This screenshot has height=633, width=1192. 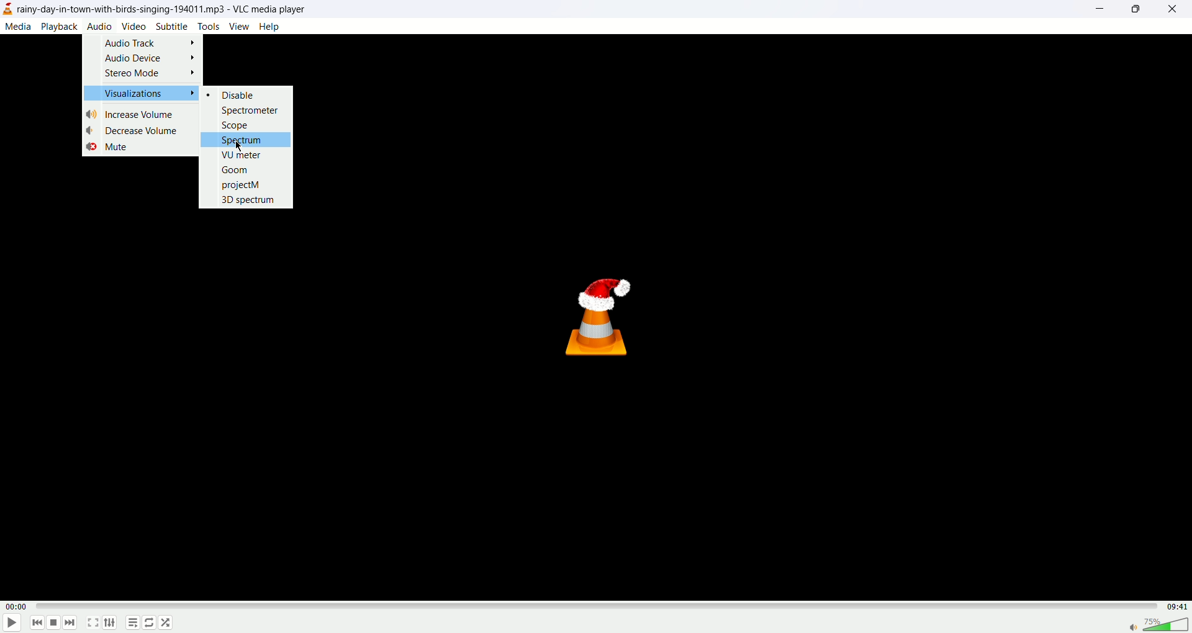 What do you see at coordinates (594, 608) in the screenshot?
I see `progress bar` at bounding box center [594, 608].